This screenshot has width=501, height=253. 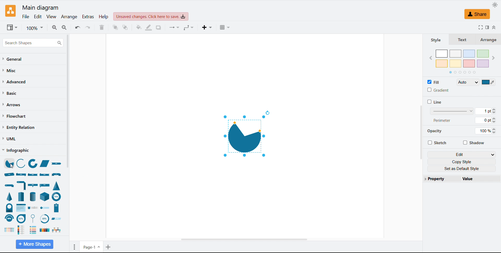 What do you see at coordinates (35, 43) in the screenshot?
I see `Search shapes ` at bounding box center [35, 43].